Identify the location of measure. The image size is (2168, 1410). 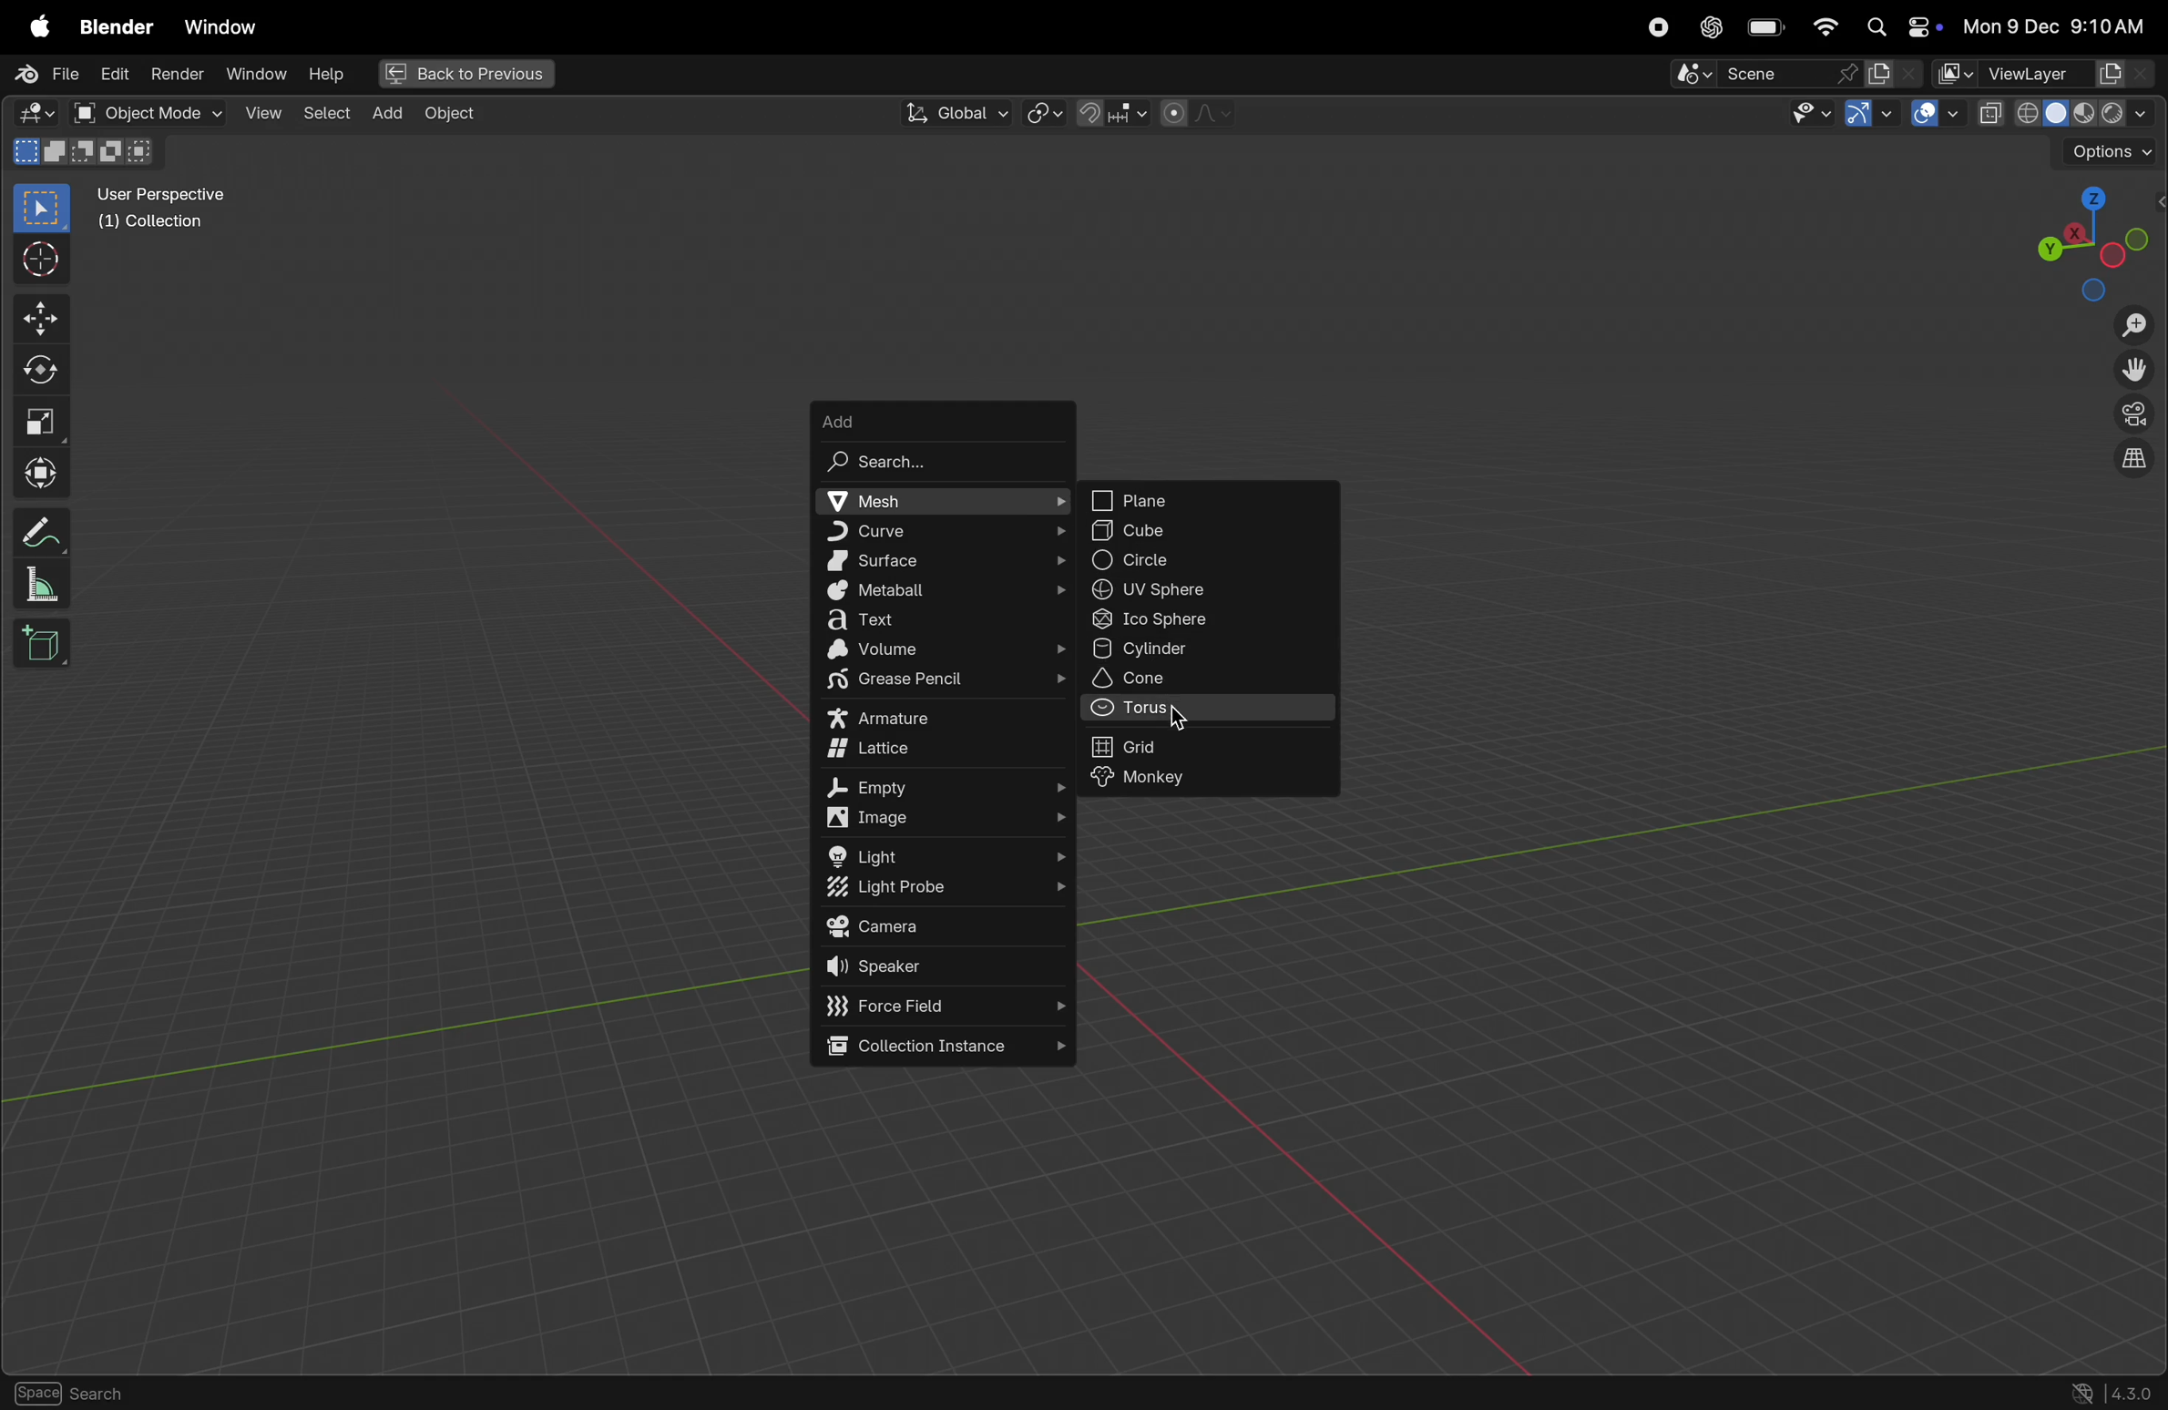
(41, 587).